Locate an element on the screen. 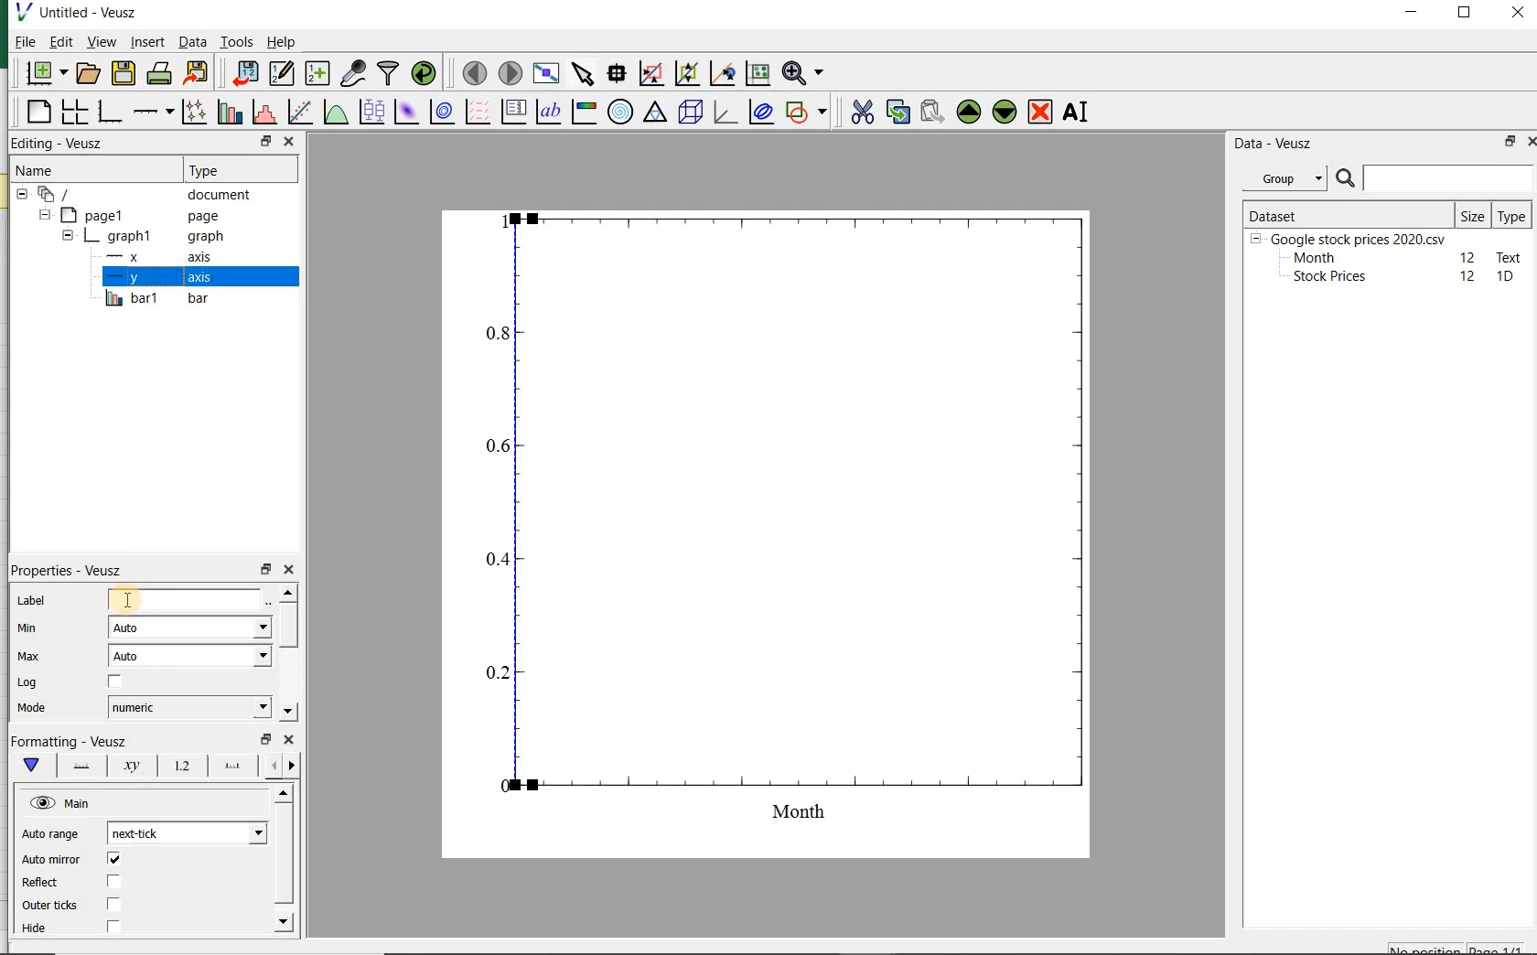 The image size is (1537, 955). plot covariance ellipses is located at coordinates (761, 113).